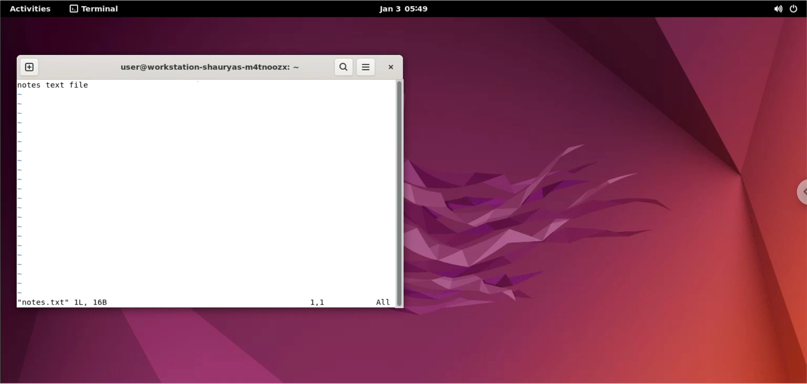  Describe the element at coordinates (206, 68) in the screenshot. I see `user@workstation-shauryas-m4tnoozx: ~` at that location.